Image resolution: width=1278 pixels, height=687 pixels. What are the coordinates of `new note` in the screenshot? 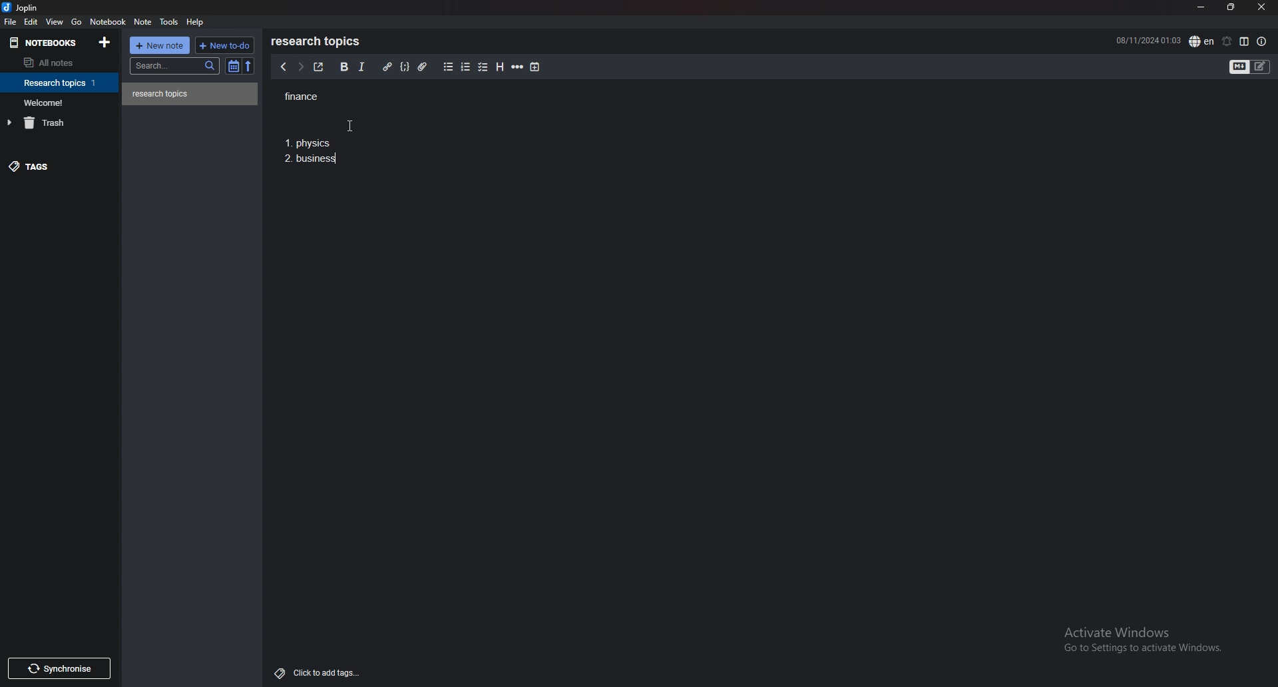 It's located at (161, 45).